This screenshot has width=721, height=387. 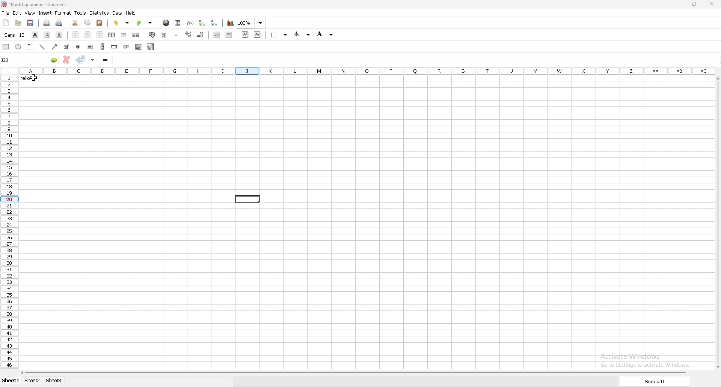 I want to click on restore, so click(x=695, y=4).